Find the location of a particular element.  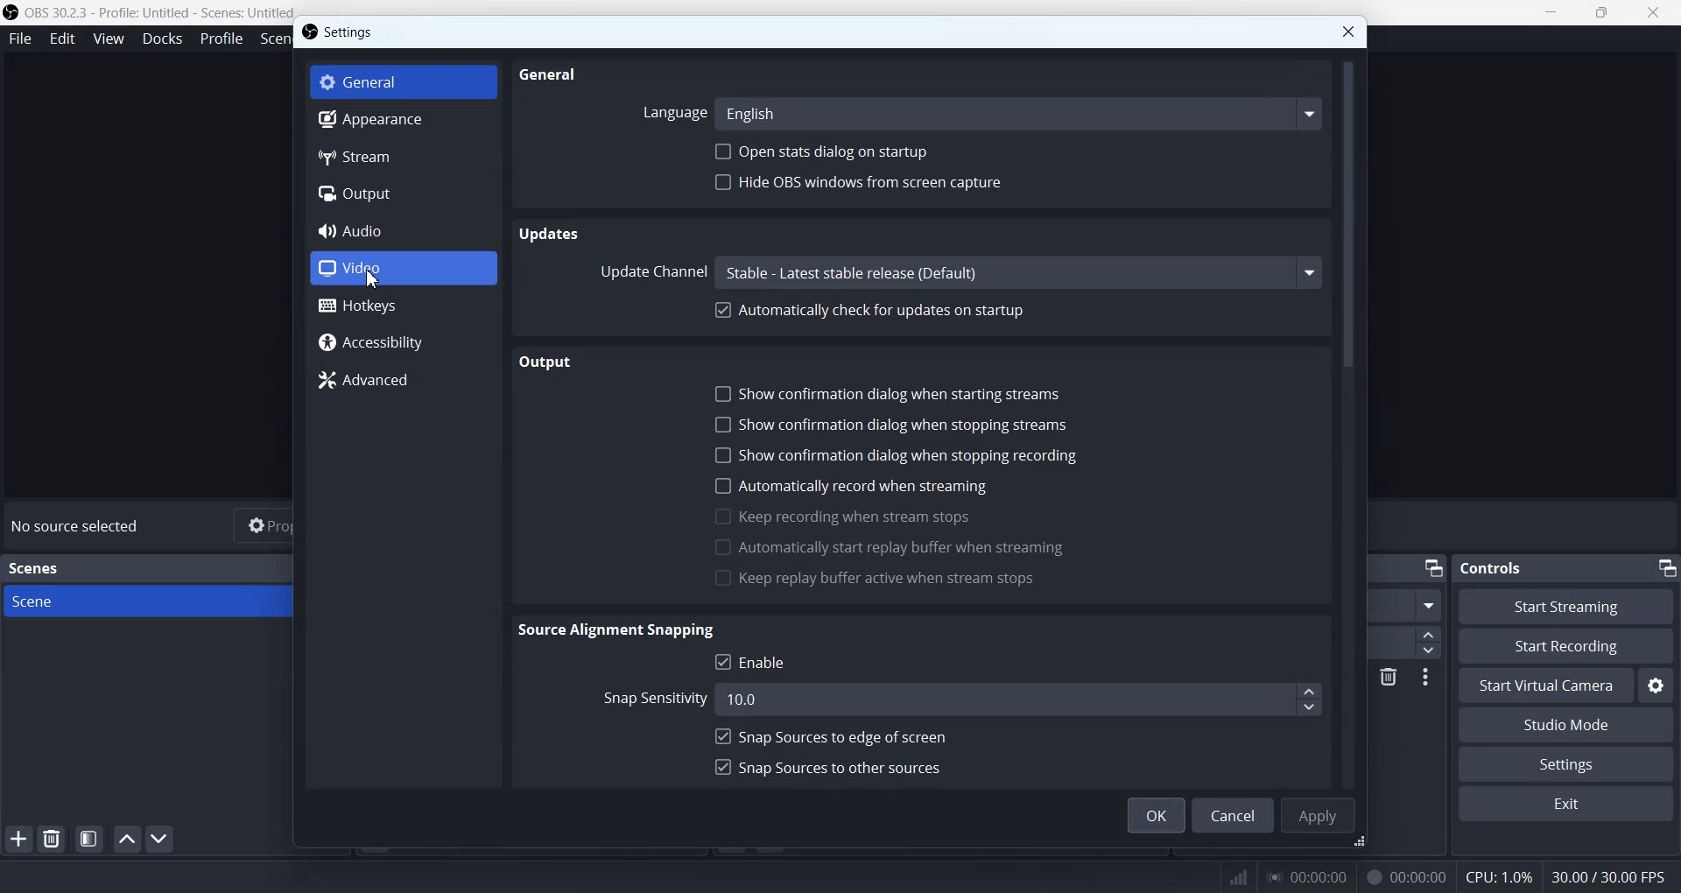

Edit is located at coordinates (64, 40).